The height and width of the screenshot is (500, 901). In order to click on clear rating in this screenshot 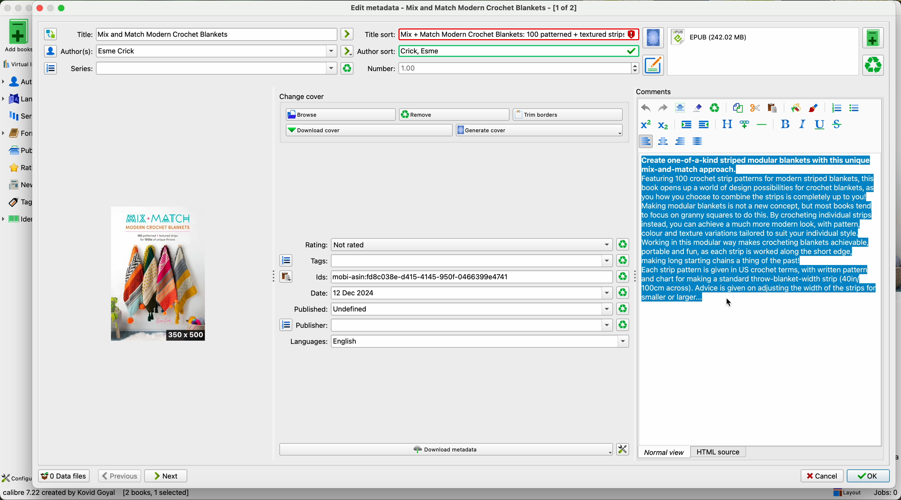, I will do `click(623, 293)`.